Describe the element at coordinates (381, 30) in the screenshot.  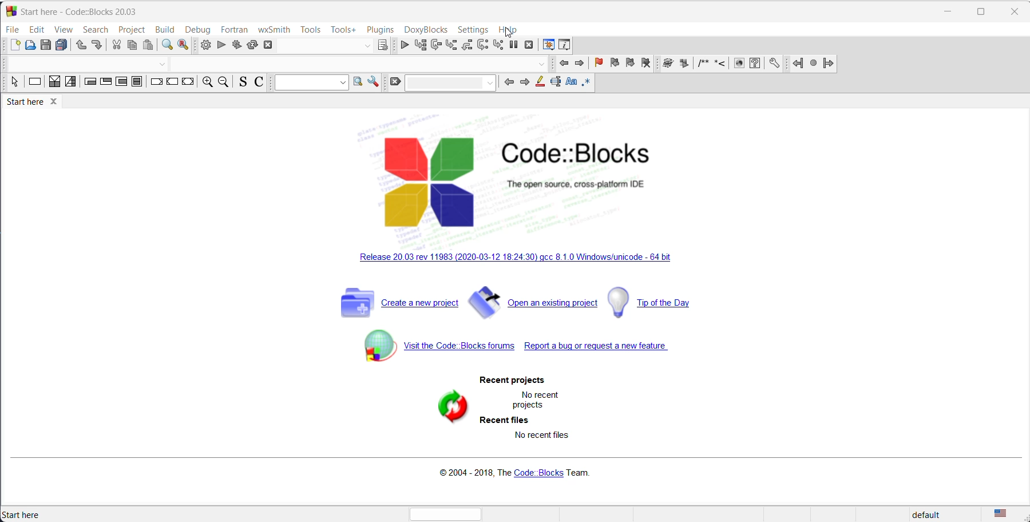
I see `plugins` at that location.